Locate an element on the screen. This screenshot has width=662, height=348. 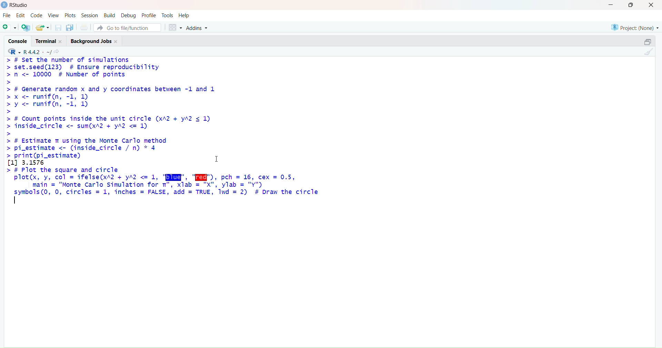
Console is located at coordinates (18, 41).